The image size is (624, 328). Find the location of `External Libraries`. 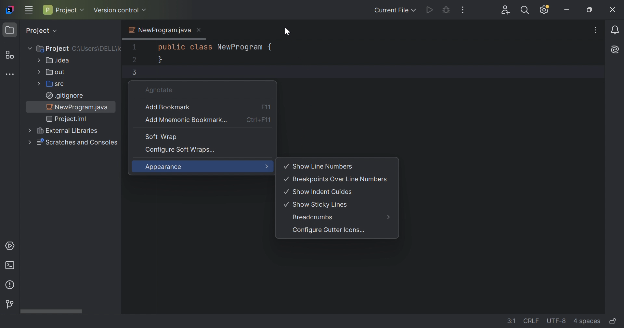

External Libraries is located at coordinates (68, 131).